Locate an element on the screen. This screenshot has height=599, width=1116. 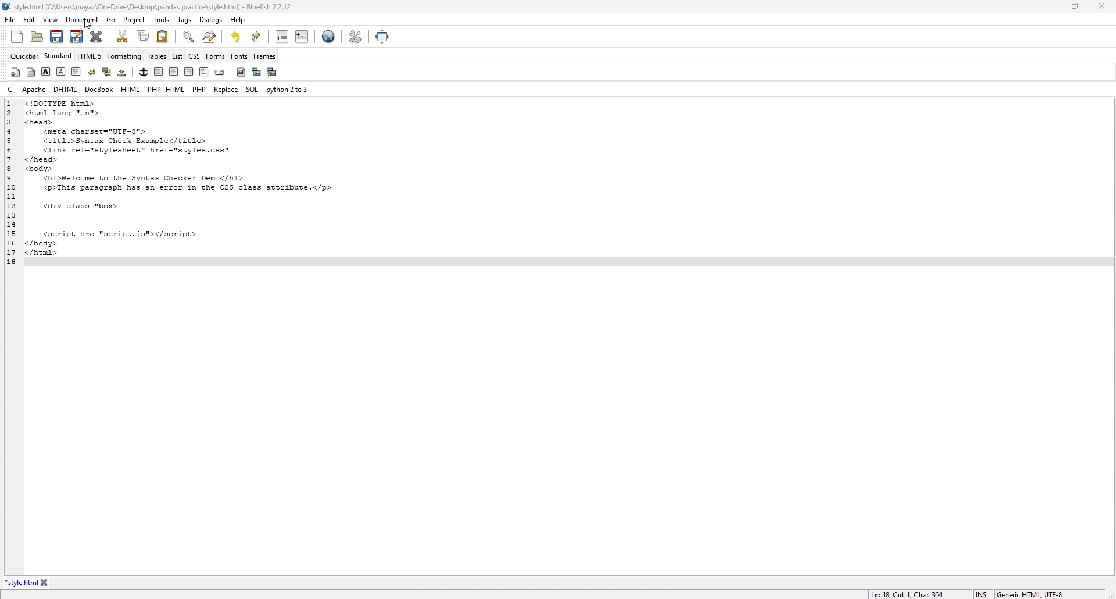
| style.html (C:\Users\mayaz\OneDrive\Desktop\pandas practice\style.html) - Bluefish 2.2.12. is located at coordinates (155, 8).